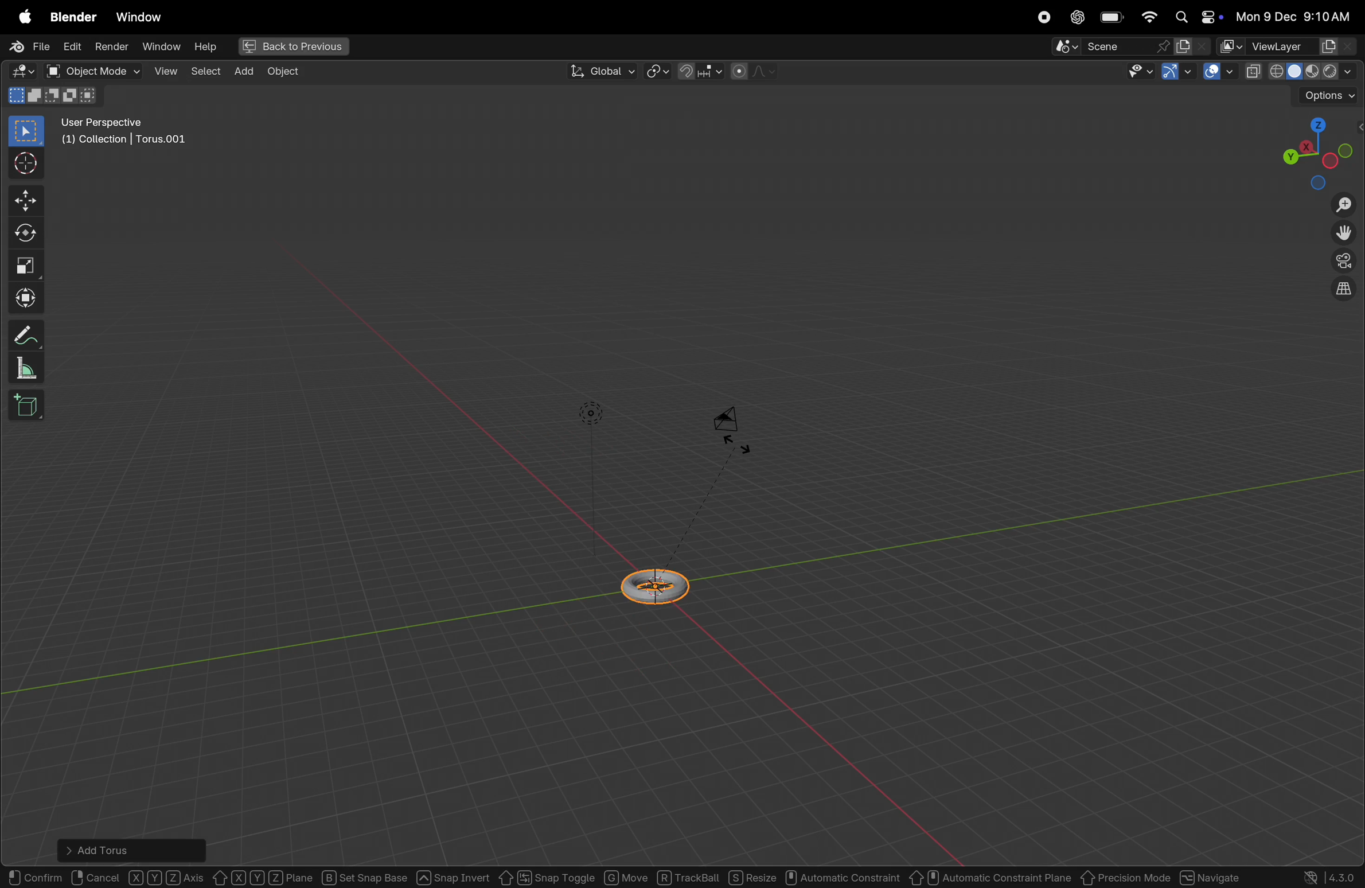 This screenshot has width=1365, height=888. What do you see at coordinates (69, 45) in the screenshot?
I see `edit` at bounding box center [69, 45].